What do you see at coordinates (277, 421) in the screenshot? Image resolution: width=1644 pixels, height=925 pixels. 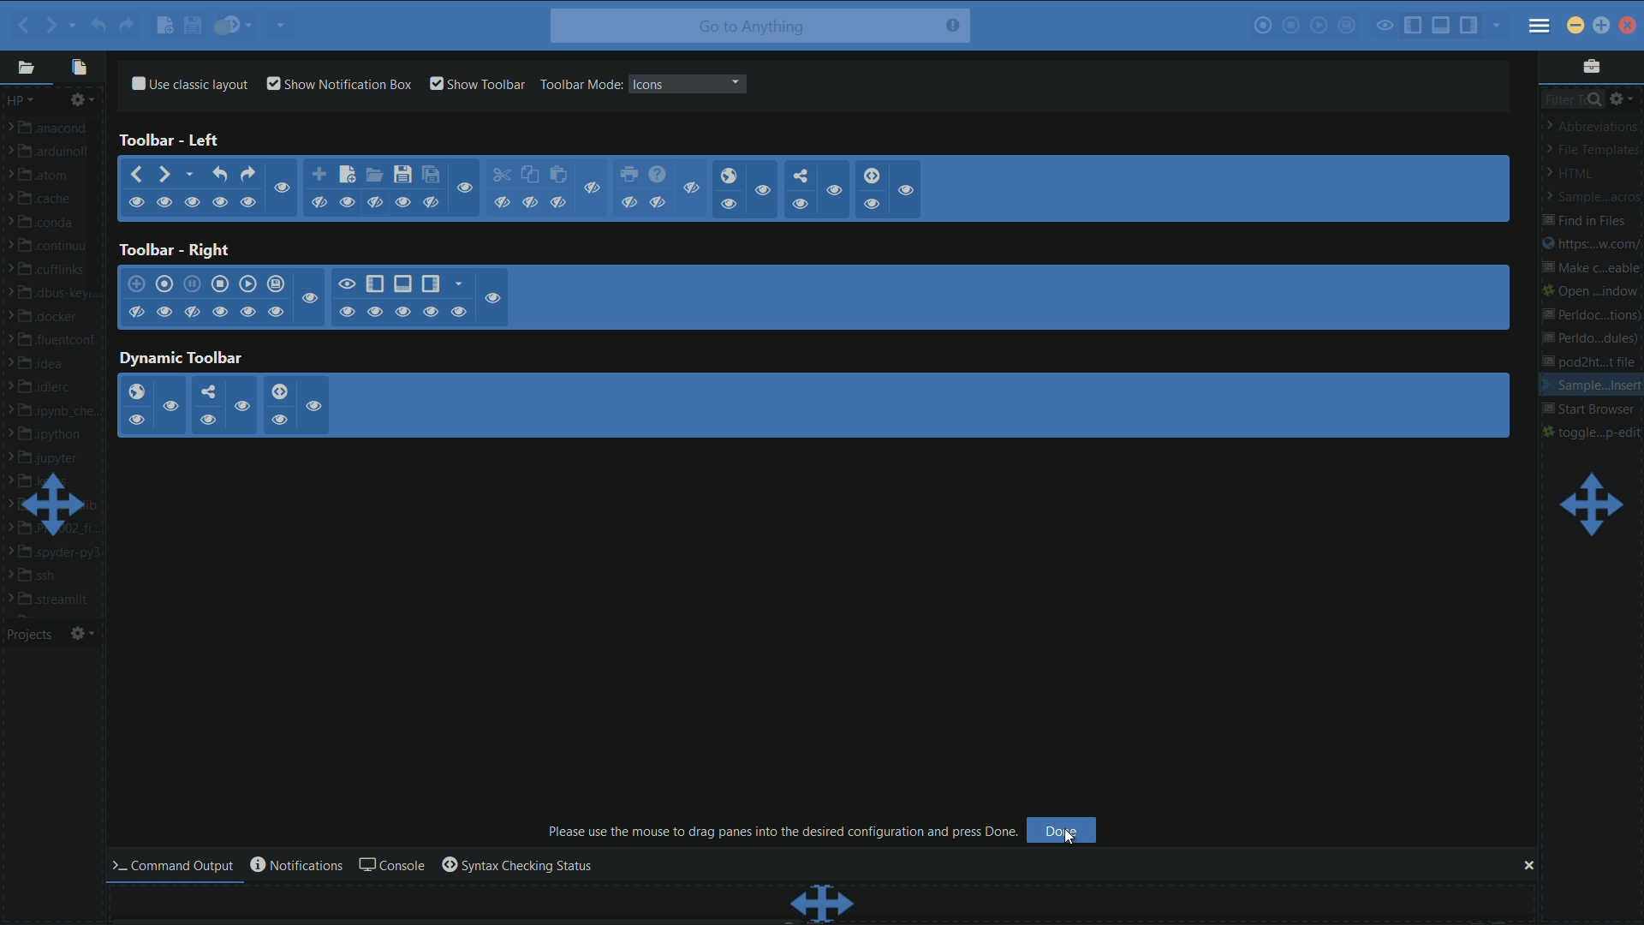 I see `hide/show` at bounding box center [277, 421].